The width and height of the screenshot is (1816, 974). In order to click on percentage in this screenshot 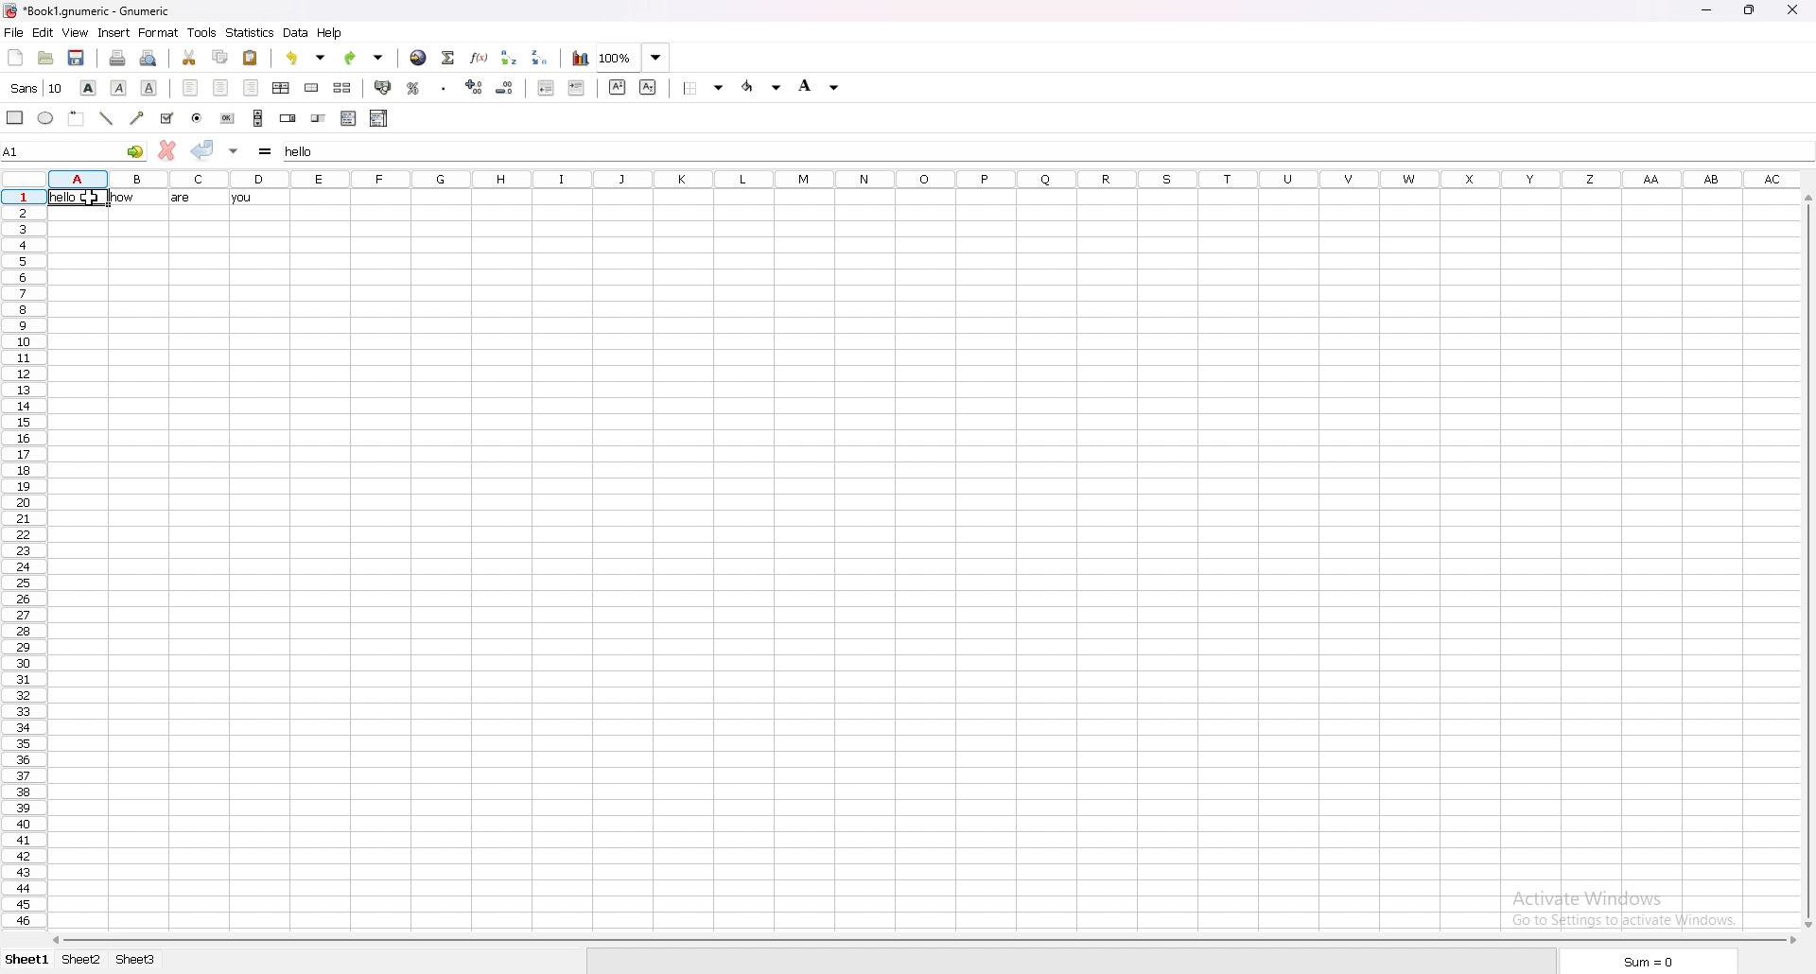, I will do `click(415, 87)`.